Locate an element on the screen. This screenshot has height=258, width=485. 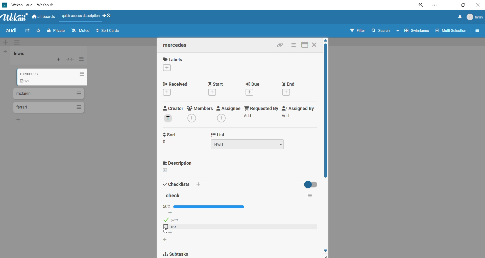
list actions is located at coordinates (83, 59).